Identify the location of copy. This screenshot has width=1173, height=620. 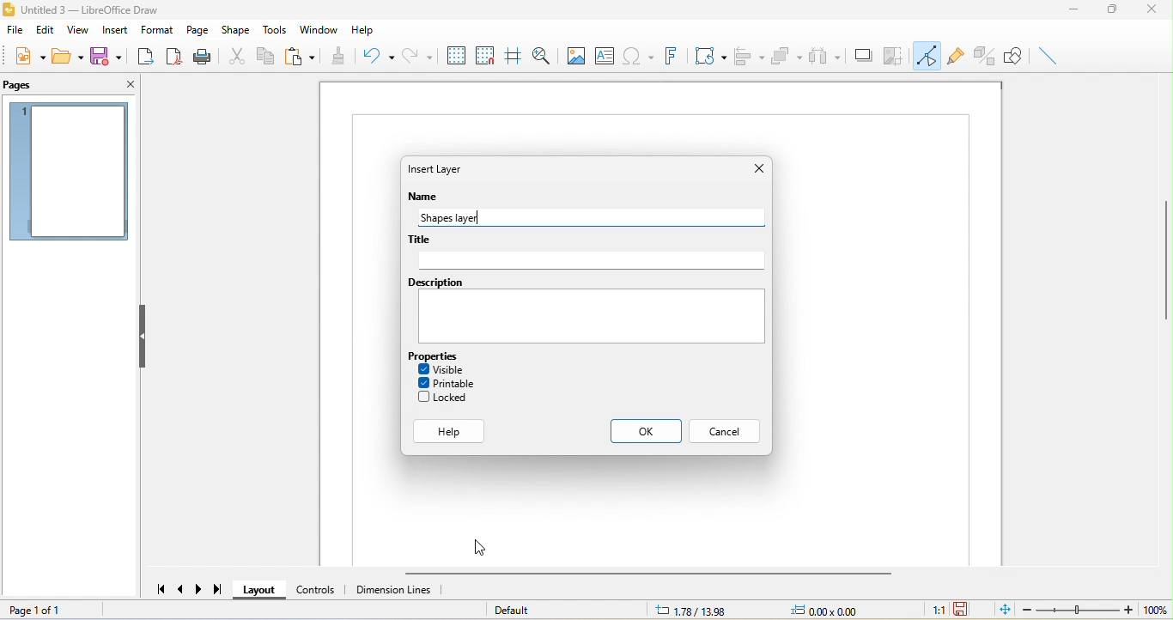
(266, 56).